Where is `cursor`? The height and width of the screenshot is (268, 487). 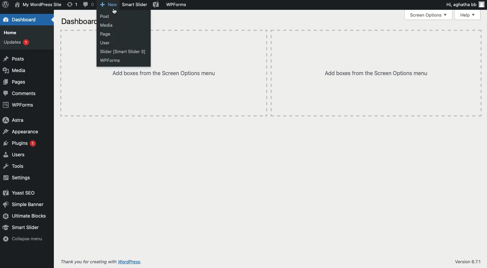 cursor is located at coordinates (116, 12).